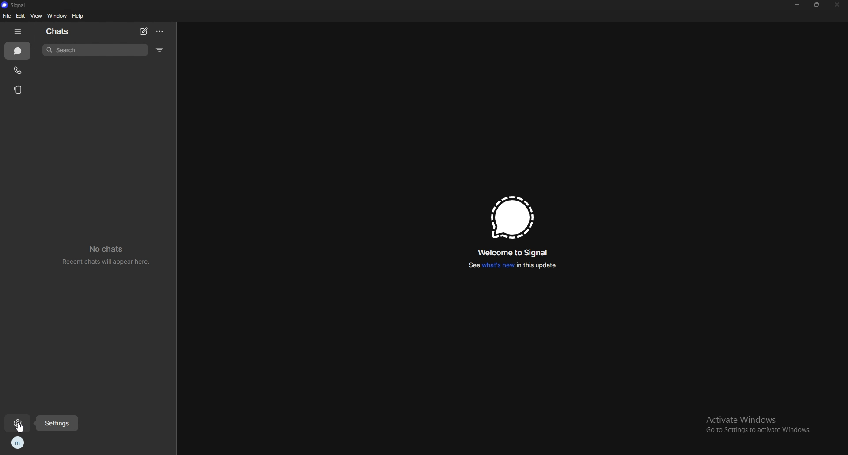 The width and height of the screenshot is (848, 455). I want to click on welcome to signal, so click(515, 252).